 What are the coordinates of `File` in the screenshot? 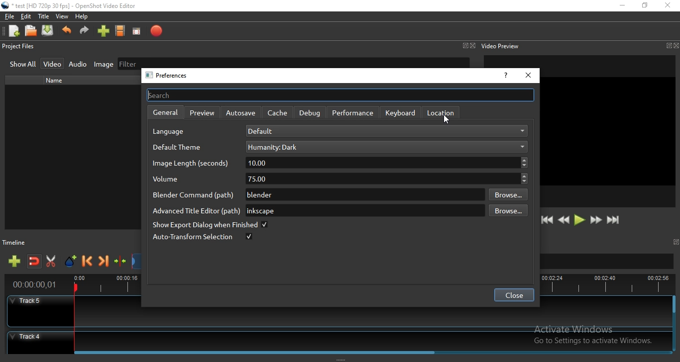 It's located at (8, 16).